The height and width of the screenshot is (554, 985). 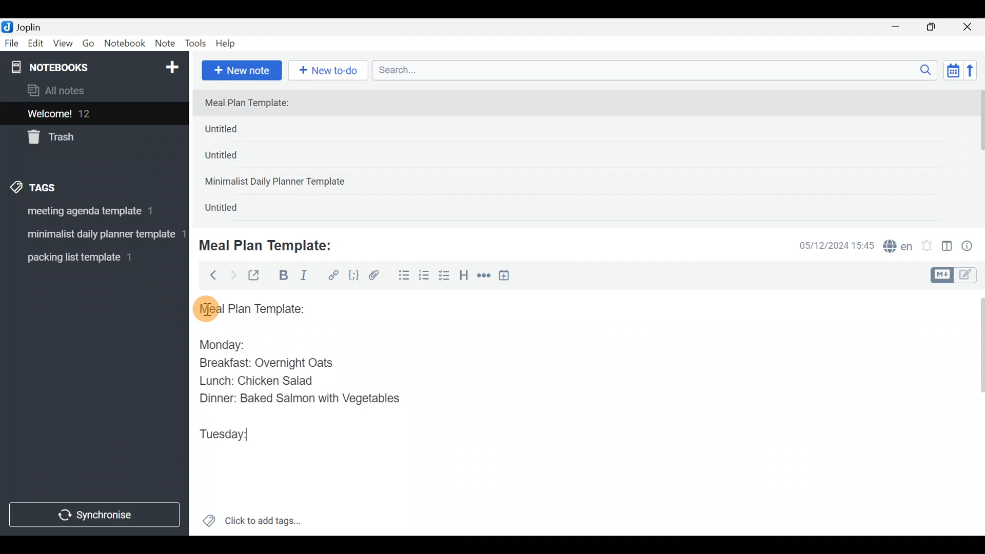 What do you see at coordinates (974, 412) in the screenshot?
I see `Scroll bar` at bounding box center [974, 412].